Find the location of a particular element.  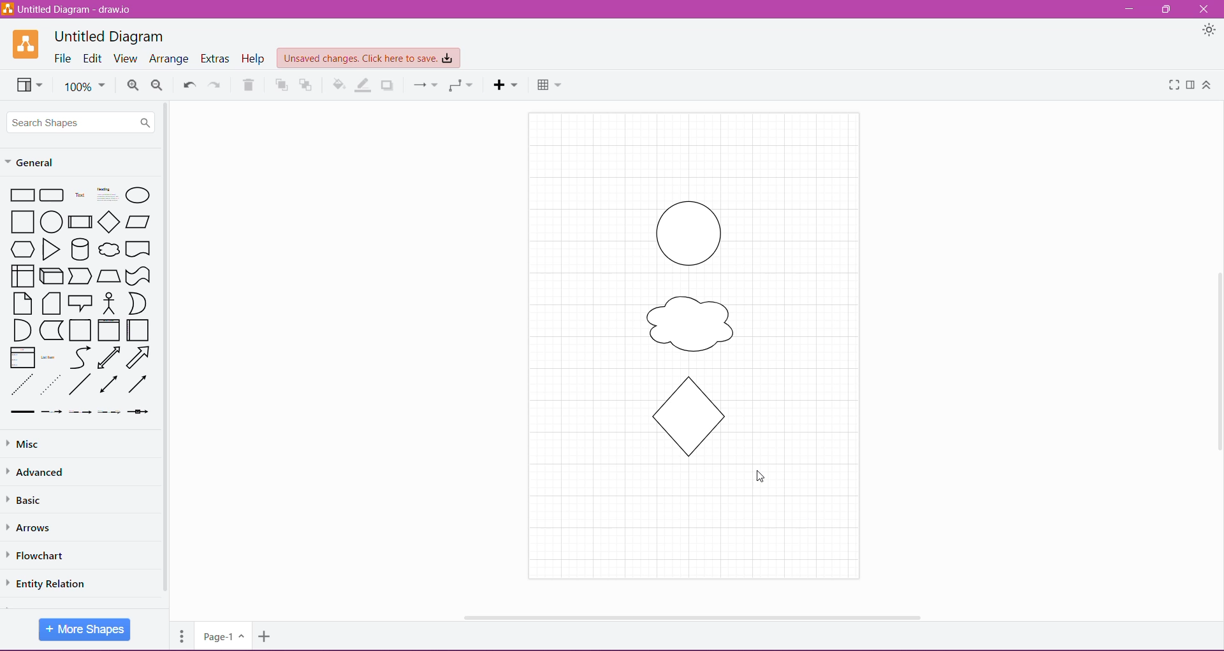

Misc is located at coordinates (25, 445).